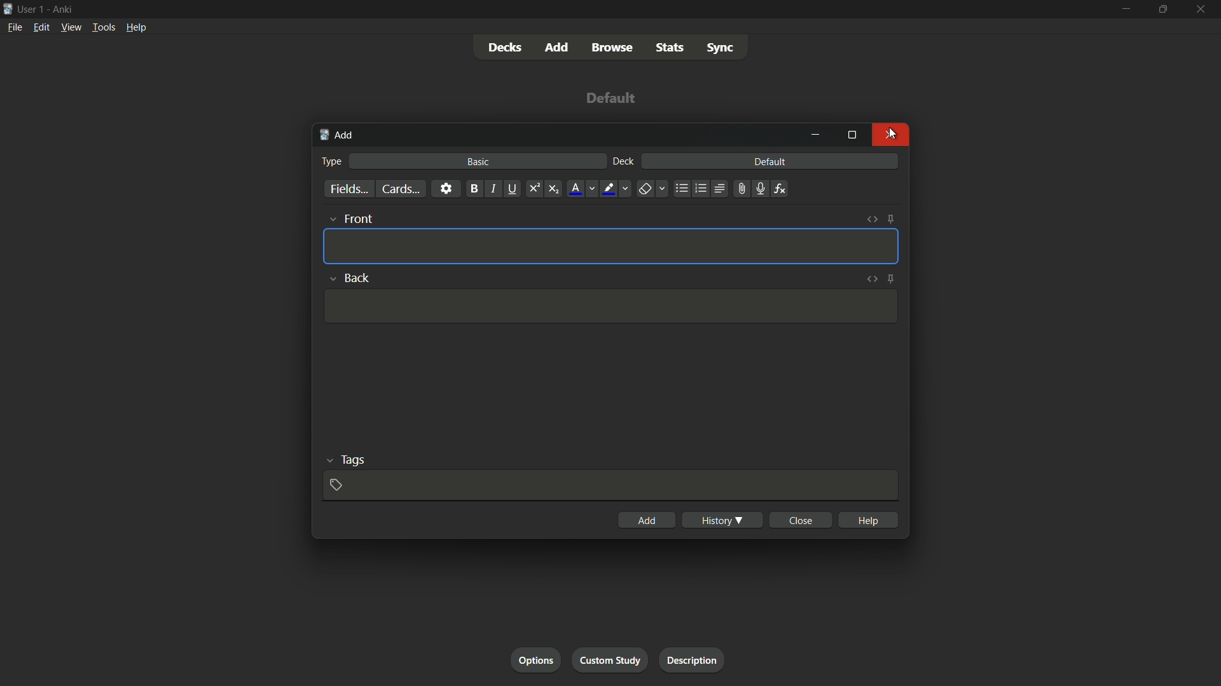 This screenshot has width=1221, height=686. Describe the element at coordinates (893, 218) in the screenshot. I see `toggle sticky` at that location.